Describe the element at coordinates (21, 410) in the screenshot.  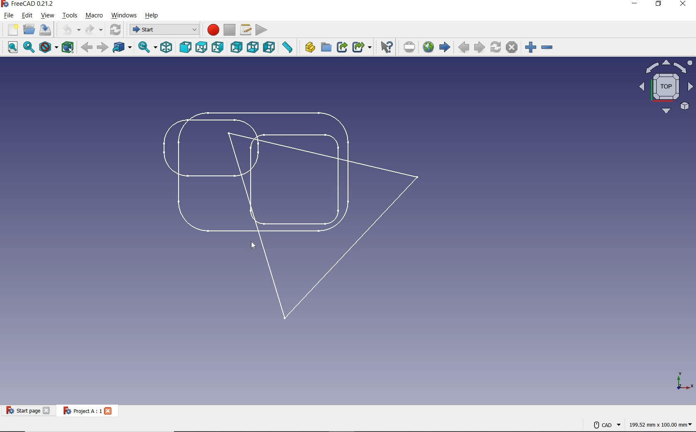
I see `START PAGE` at that location.